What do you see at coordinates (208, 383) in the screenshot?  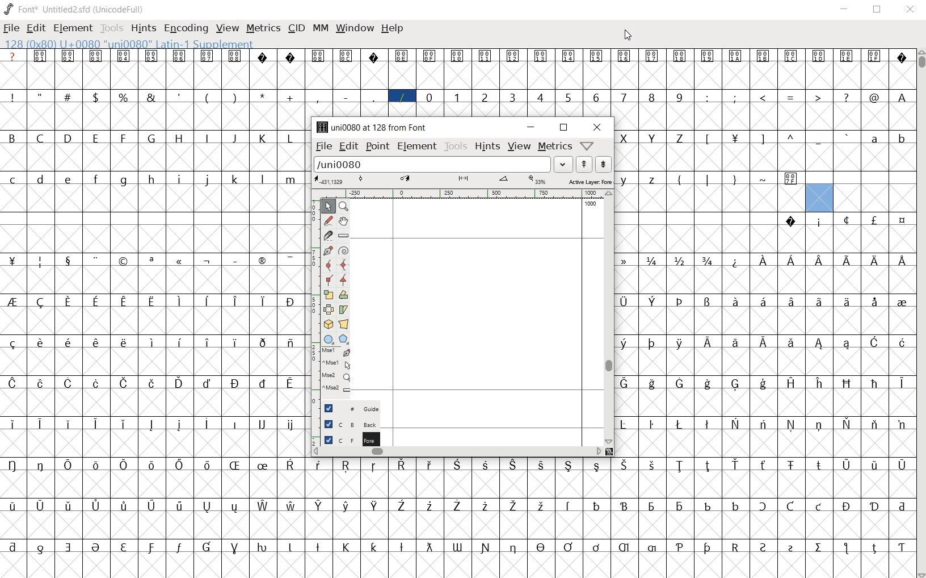 I see `glyph` at bounding box center [208, 383].